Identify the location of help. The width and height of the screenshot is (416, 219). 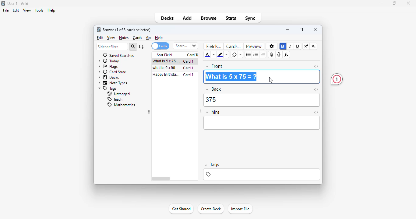
(51, 11).